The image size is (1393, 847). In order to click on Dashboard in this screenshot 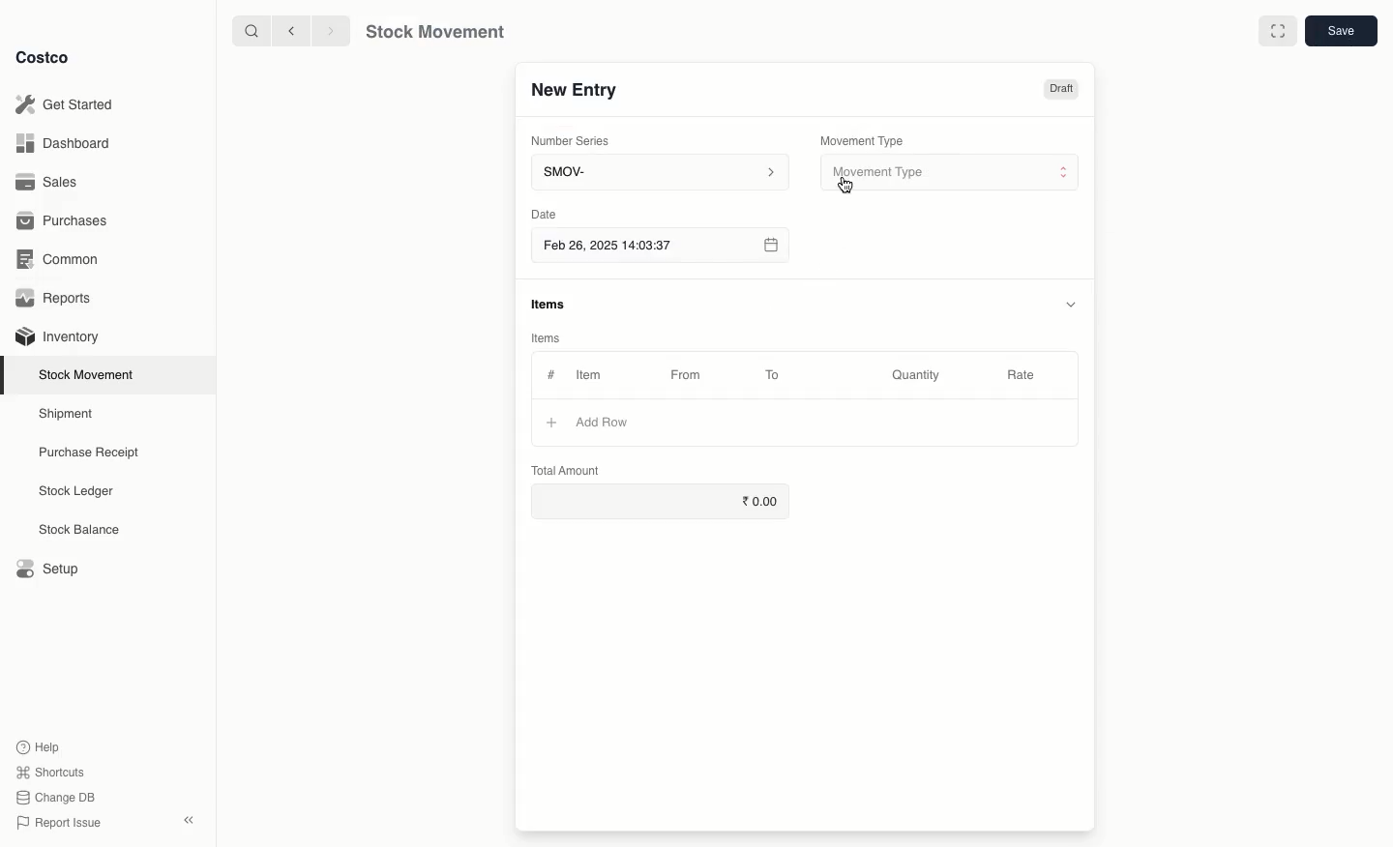, I will do `click(65, 145)`.